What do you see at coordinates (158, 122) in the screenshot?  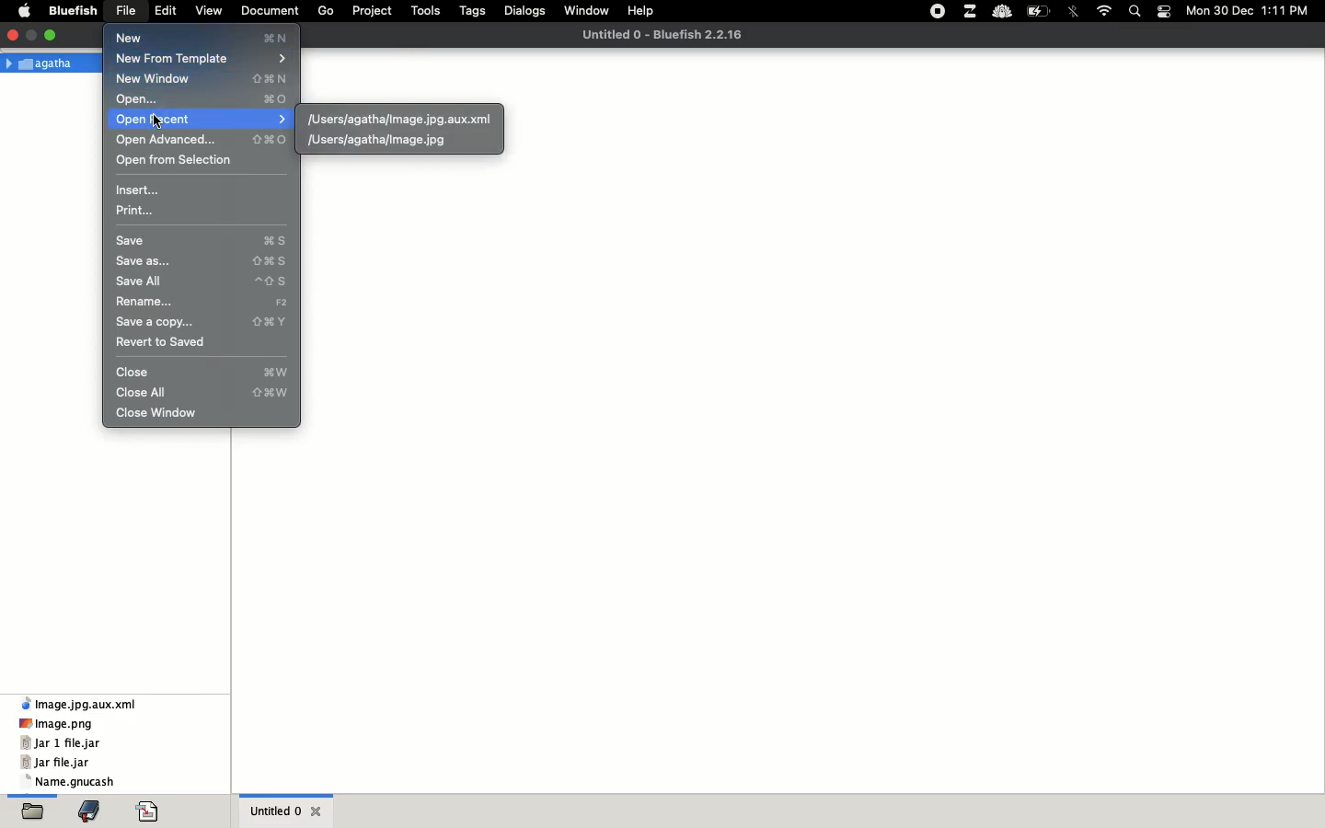 I see `cursor` at bounding box center [158, 122].